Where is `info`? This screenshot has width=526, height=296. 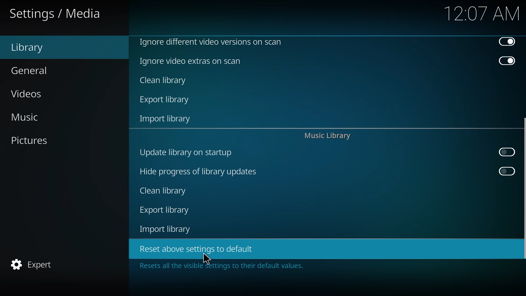 info is located at coordinates (219, 266).